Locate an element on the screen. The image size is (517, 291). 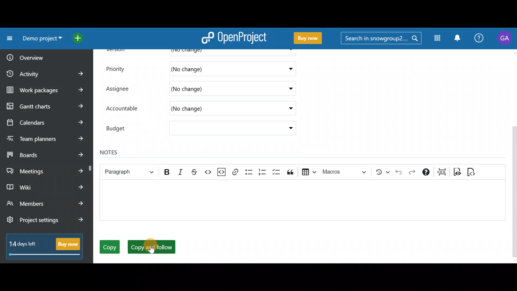
Numbered list is located at coordinates (264, 172).